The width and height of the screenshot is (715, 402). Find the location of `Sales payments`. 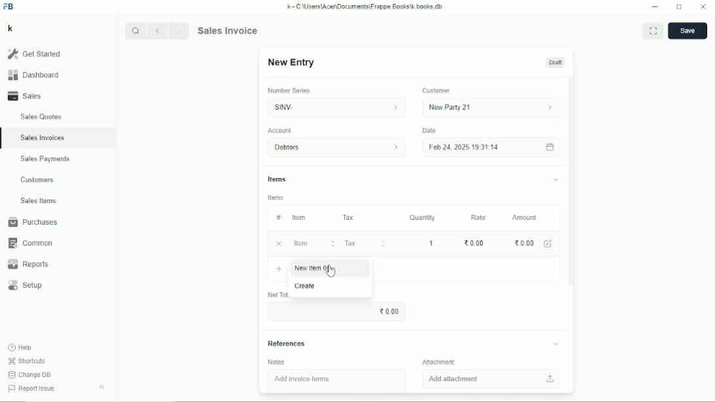

Sales payments is located at coordinates (47, 159).